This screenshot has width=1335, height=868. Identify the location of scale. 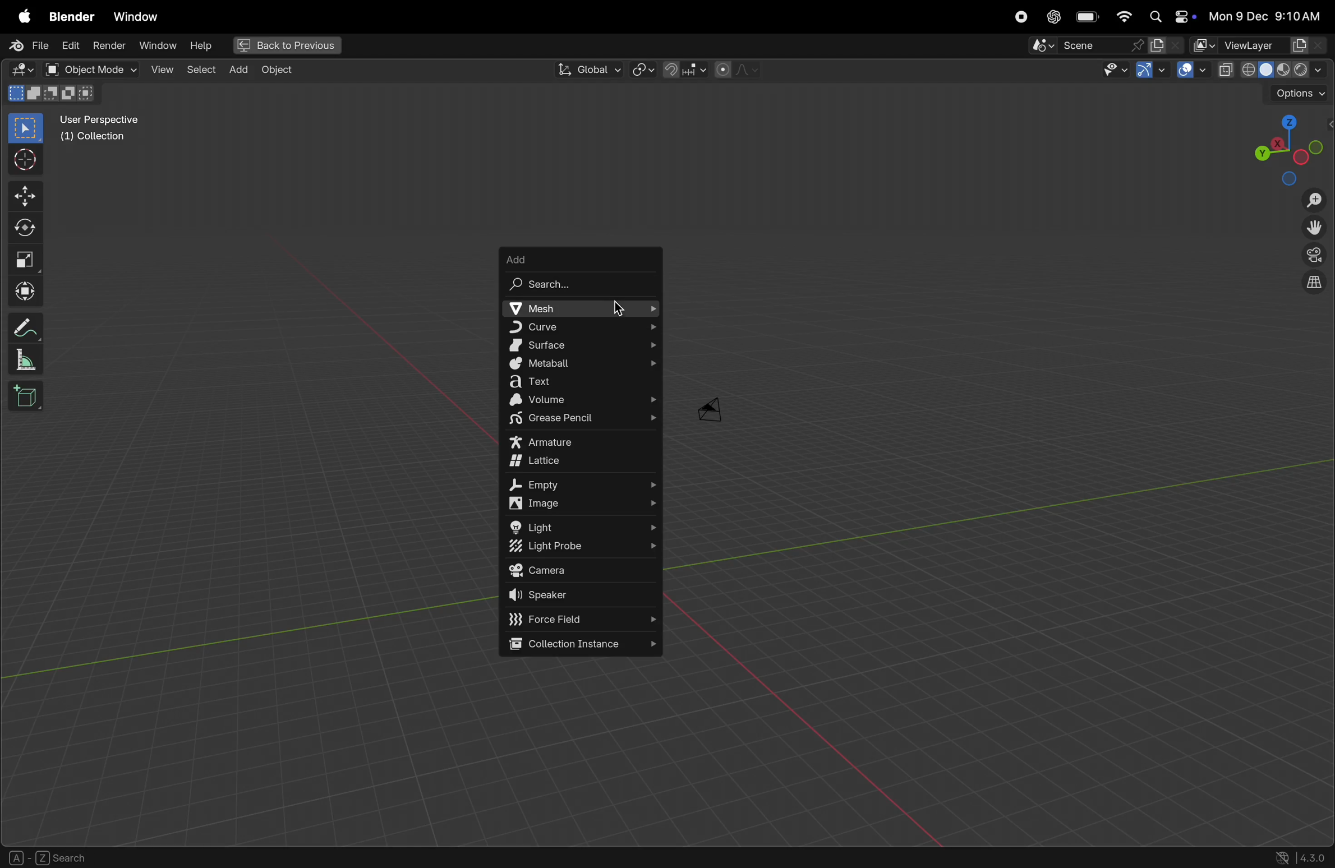
(27, 258).